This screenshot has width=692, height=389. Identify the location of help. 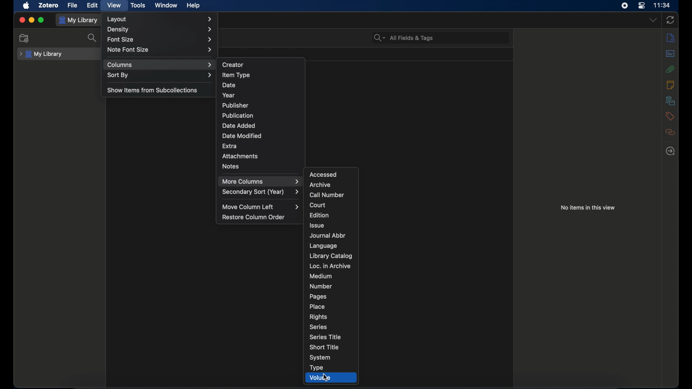
(193, 5).